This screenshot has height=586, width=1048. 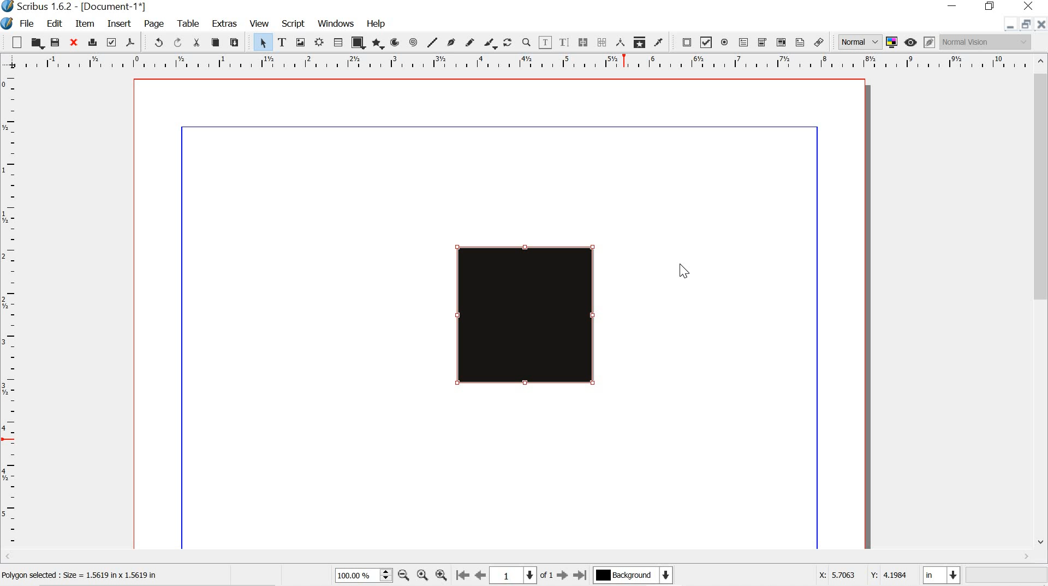 What do you see at coordinates (819, 40) in the screenshot?
I see `link annotation` at bounding box center [819, 40].